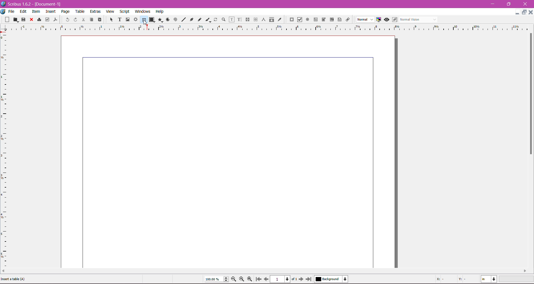 The image size is (534, 284). What do you see at coordinates (266, 279) in the screenshot?
I see `Previous page` at bounding box center [266, 279].